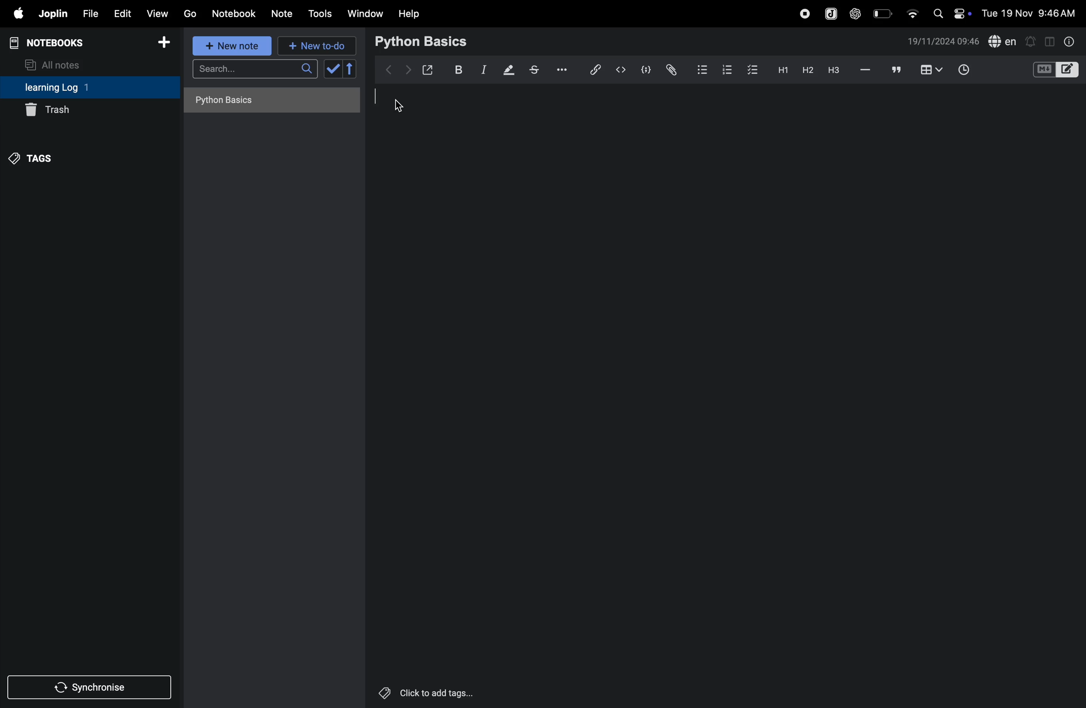  What do you see at coordinates (929, 70) in the screenshot?
I see `add table` at bounding box center [929, 70].